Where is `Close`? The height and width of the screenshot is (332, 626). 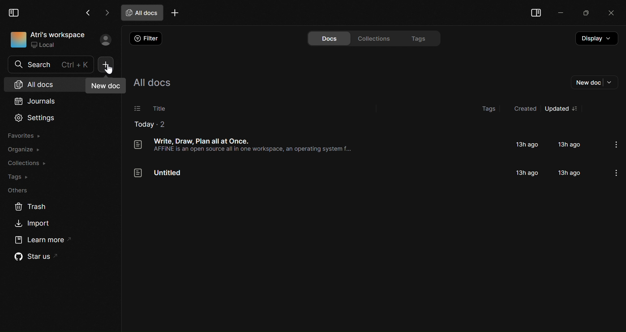 Close is located at coordinates (609, 14).